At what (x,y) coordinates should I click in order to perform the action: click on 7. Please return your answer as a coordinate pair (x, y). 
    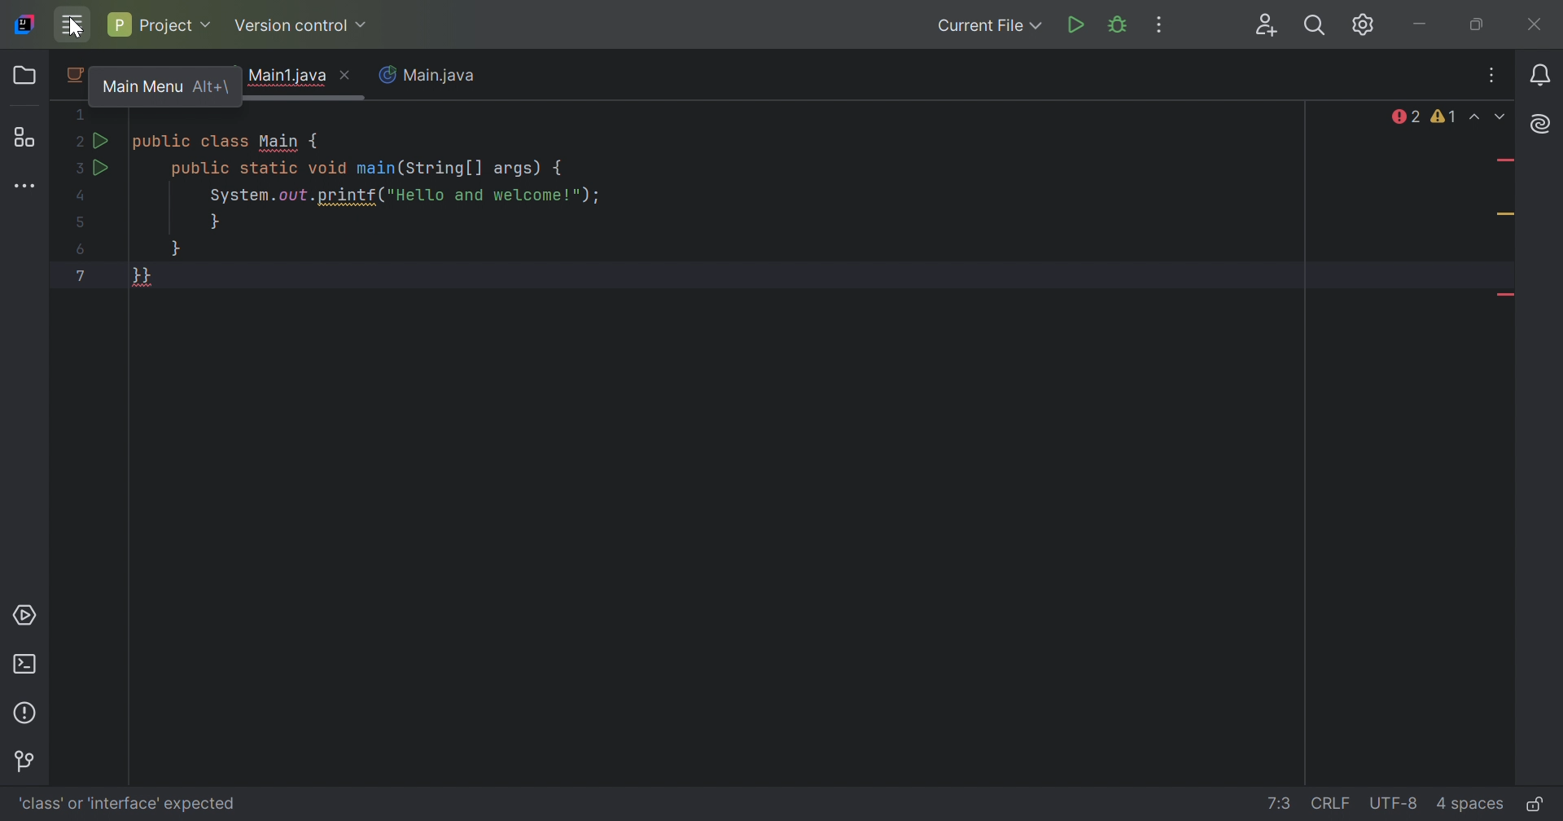
    Looking at the image, I should click on (79, 274).